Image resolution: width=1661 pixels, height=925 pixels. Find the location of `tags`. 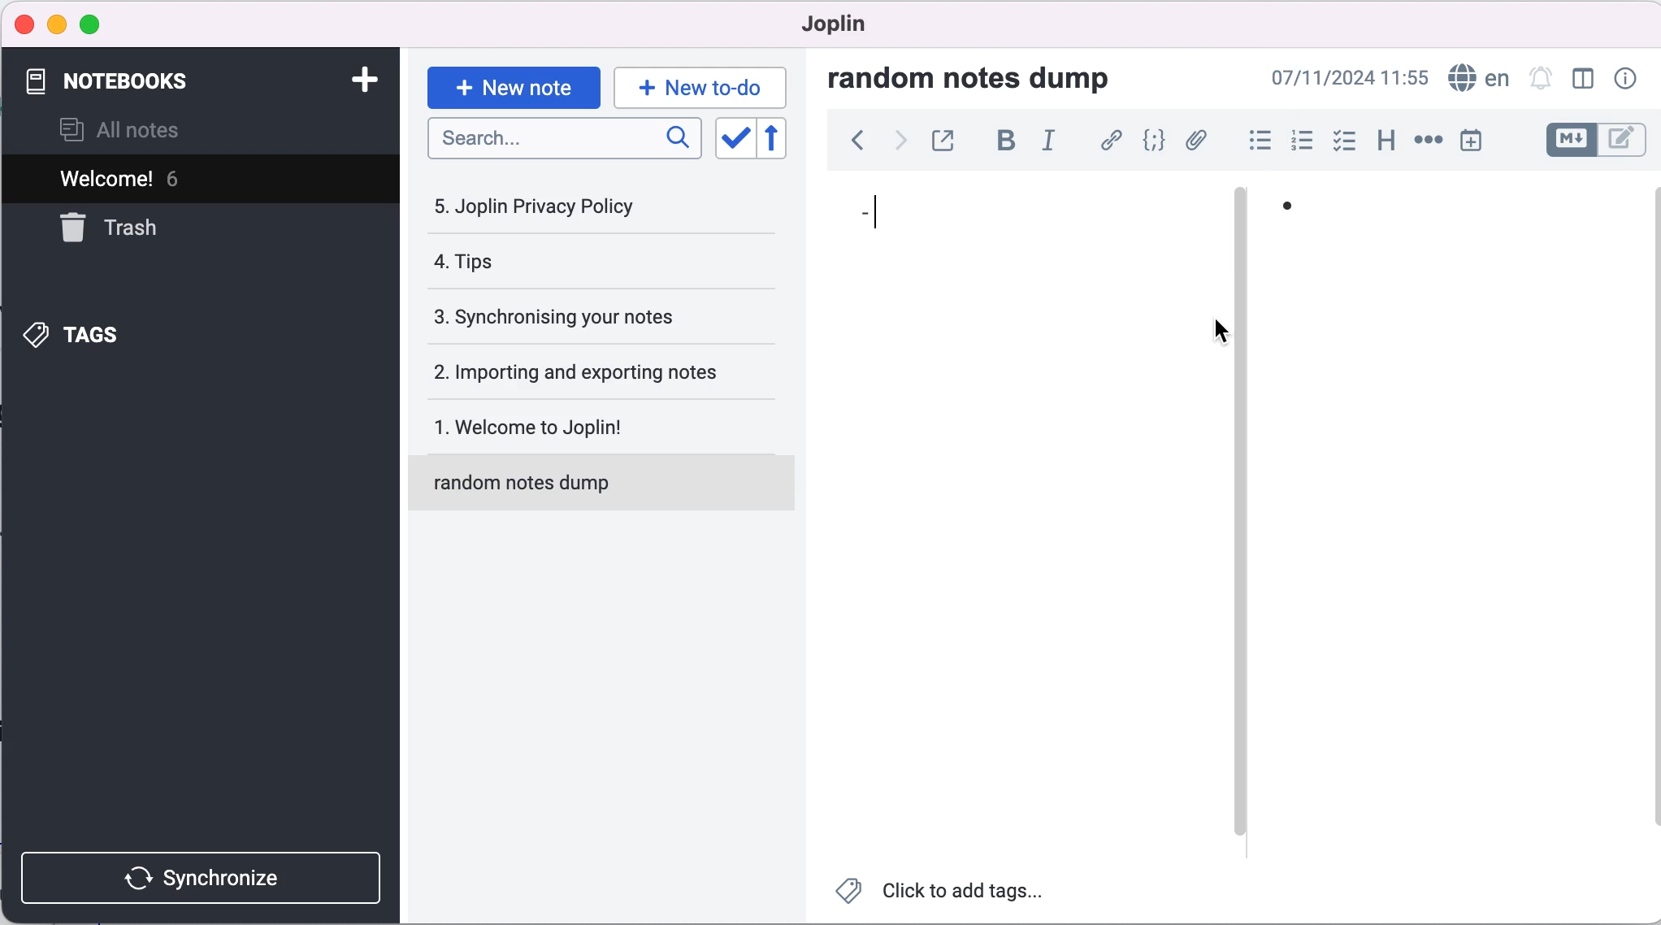

tags is located at coordinates (120, 334).